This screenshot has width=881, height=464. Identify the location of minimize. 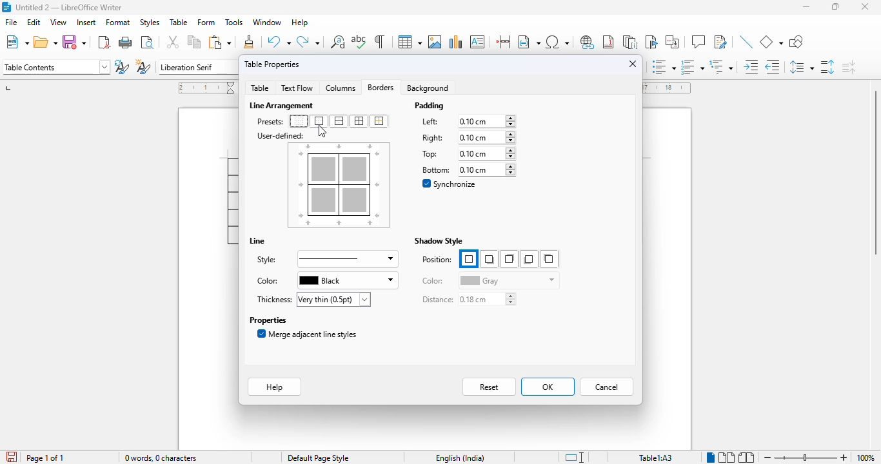
(806, 6).